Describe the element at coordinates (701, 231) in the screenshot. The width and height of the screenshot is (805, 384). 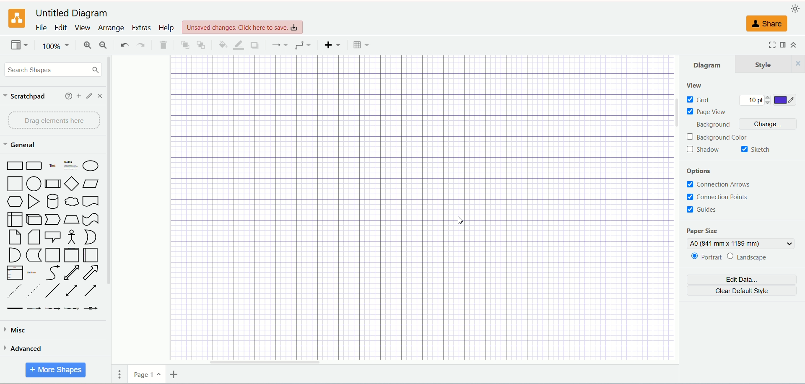
I see `paper size` at that location.